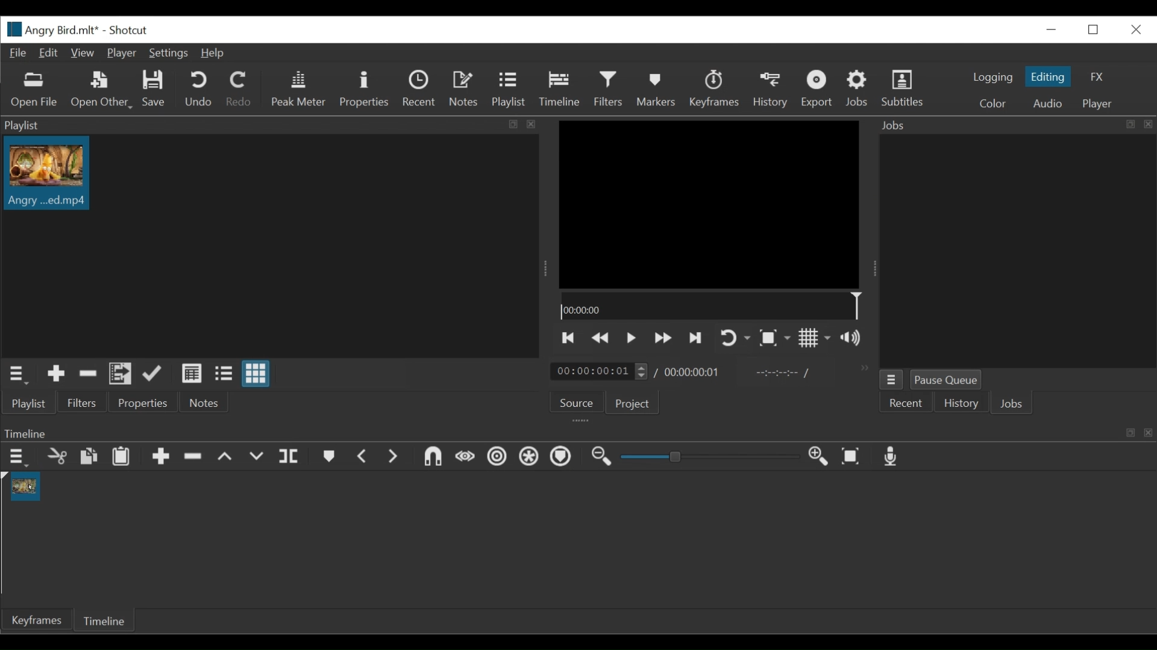 Image resolution: width=1157 pixels, height=650 pixels. What do you see at coordinates (1048, 103) in the screenshot?
I see `Audio` at bounding box center [1048, 103].